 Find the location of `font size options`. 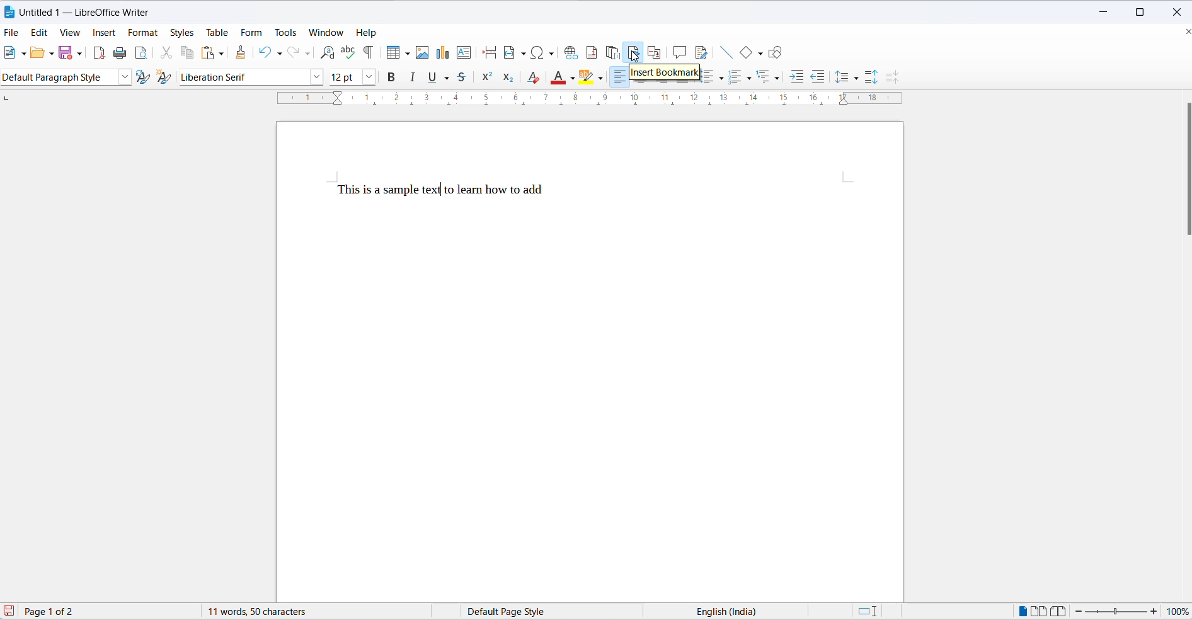

font size options is located at coordinates (368, 77).